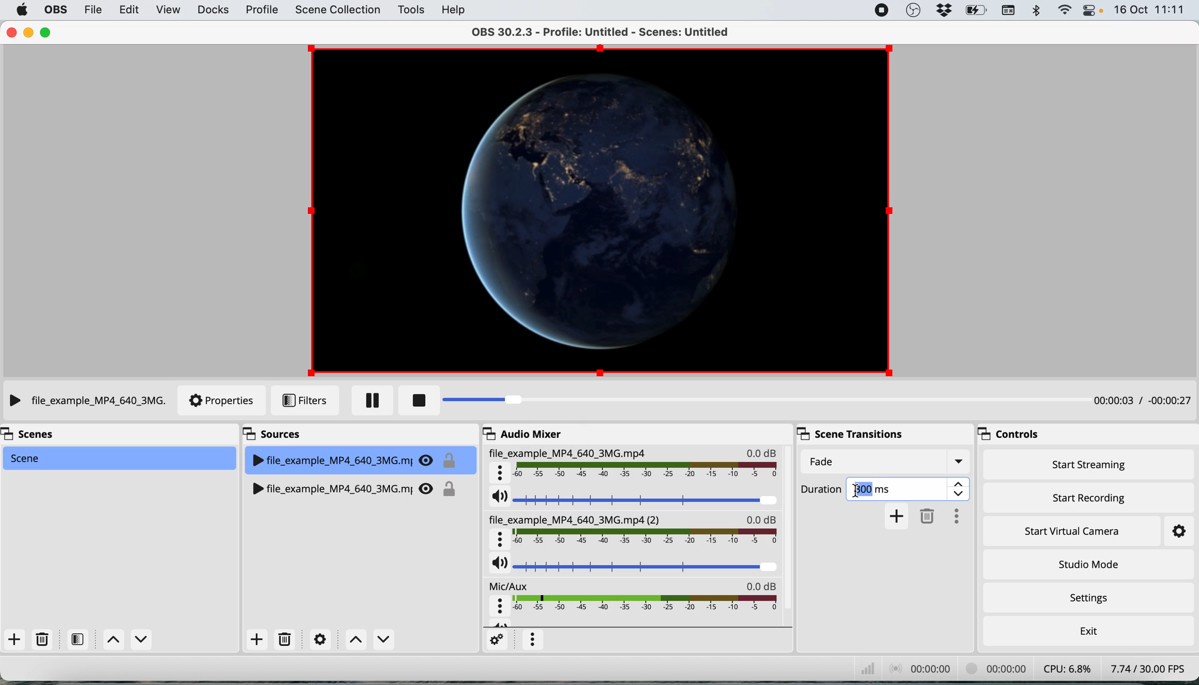 The height and width of the screenshot is (685, 1199). I want to click on video recording timestamp, so click(992, 669).